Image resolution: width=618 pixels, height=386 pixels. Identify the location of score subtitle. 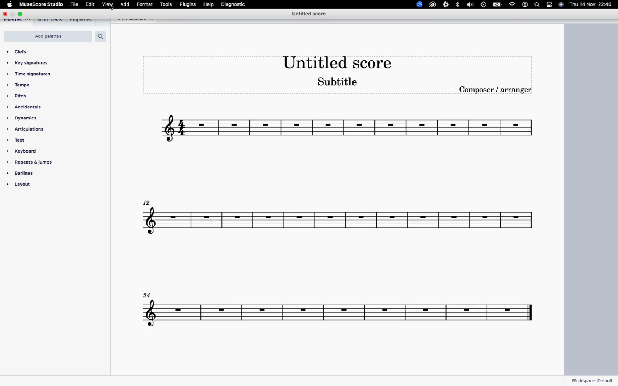
(340, 84).